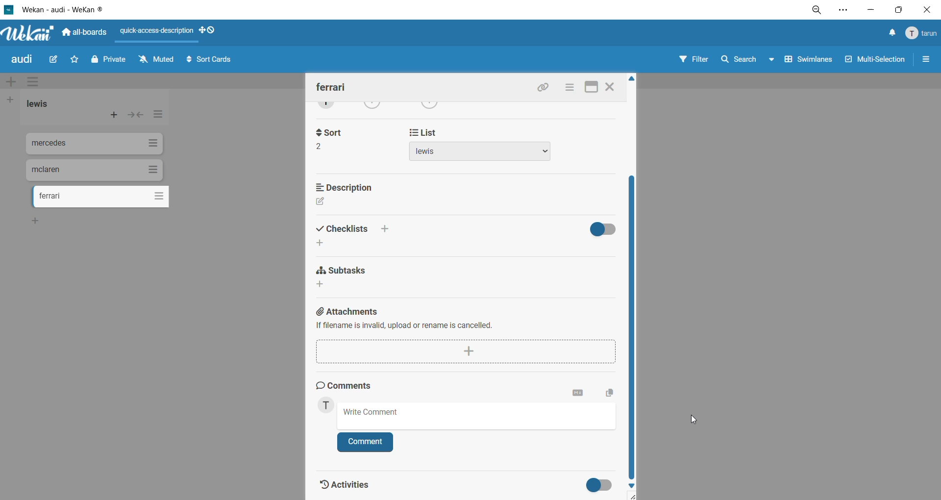 Image resolution: width=941 pixels, height=500 pixels. I want to click on cards, so click(95, 170).